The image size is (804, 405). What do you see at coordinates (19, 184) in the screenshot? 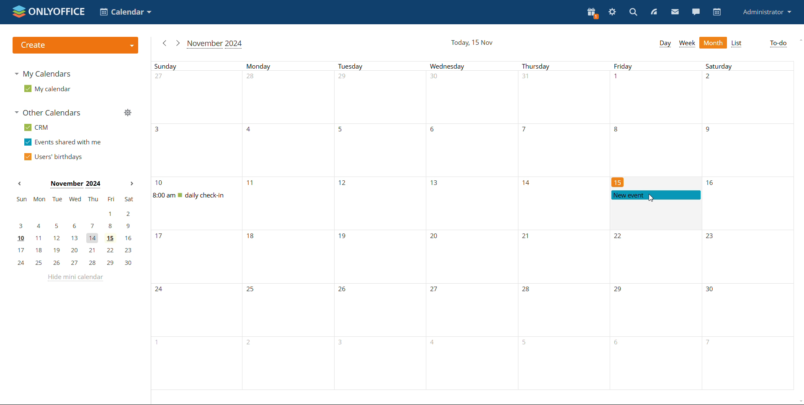
I see `previous month` at bounding box center [19, 184].